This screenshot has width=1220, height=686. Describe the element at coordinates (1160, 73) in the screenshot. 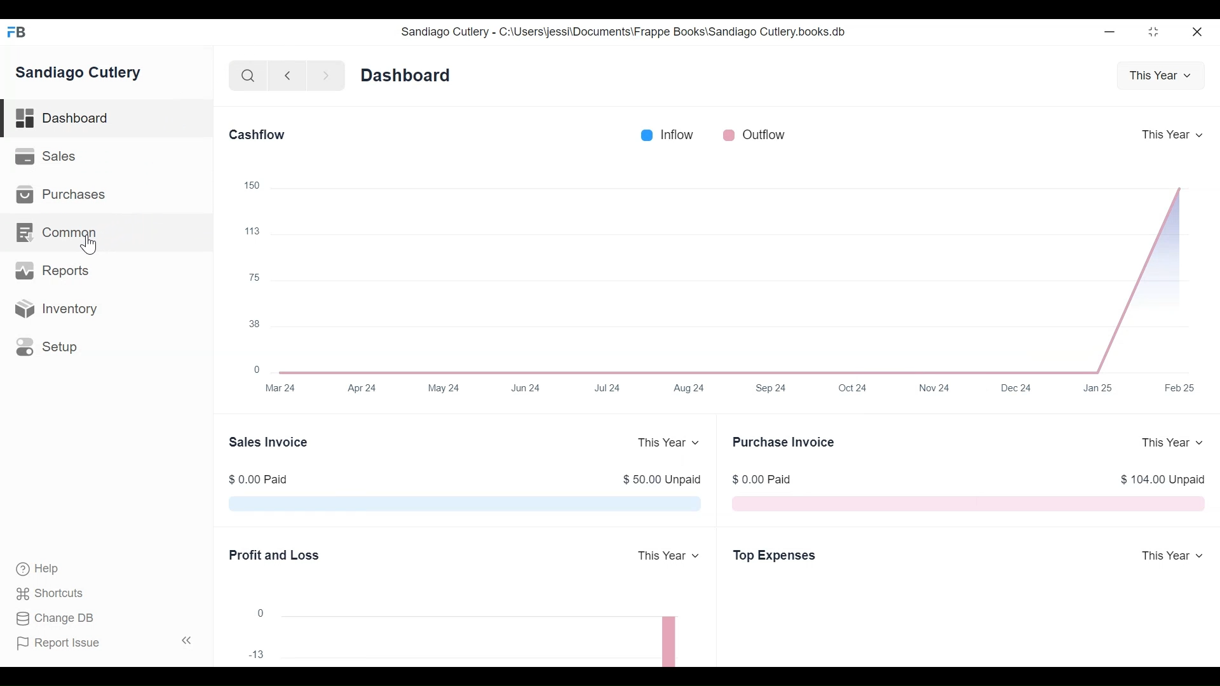

I see `This Year` at that location.